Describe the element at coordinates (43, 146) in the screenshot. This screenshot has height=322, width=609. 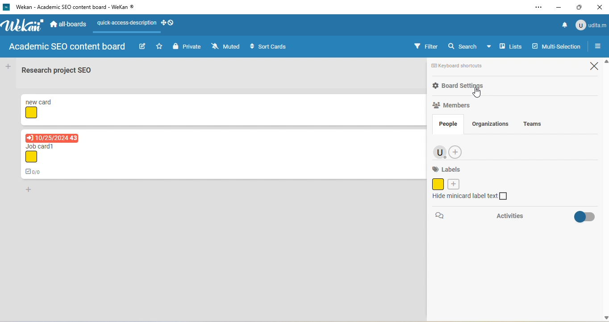
I see `Job card1` at that location.